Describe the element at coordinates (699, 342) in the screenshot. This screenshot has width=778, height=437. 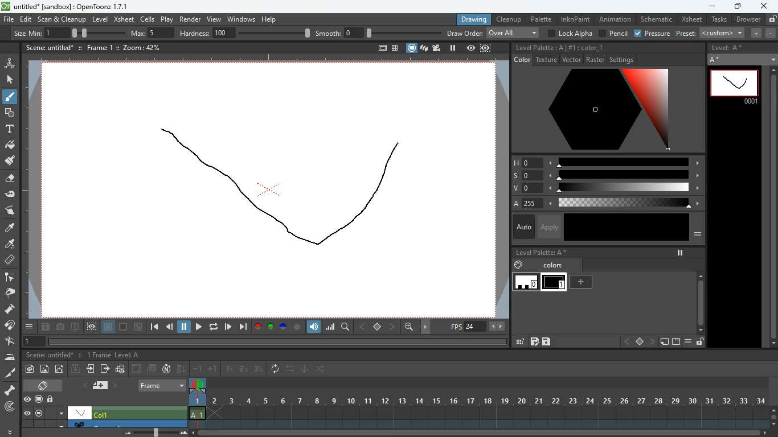
I see `unlock` at that location.